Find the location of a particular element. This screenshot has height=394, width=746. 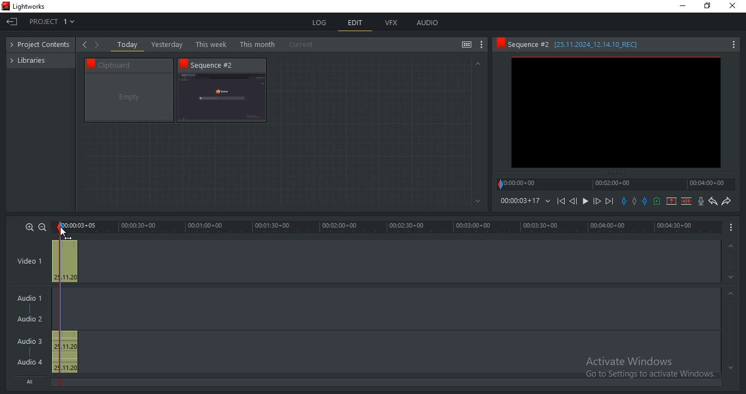

Bookmark icon is located at coordinates (183, 64).